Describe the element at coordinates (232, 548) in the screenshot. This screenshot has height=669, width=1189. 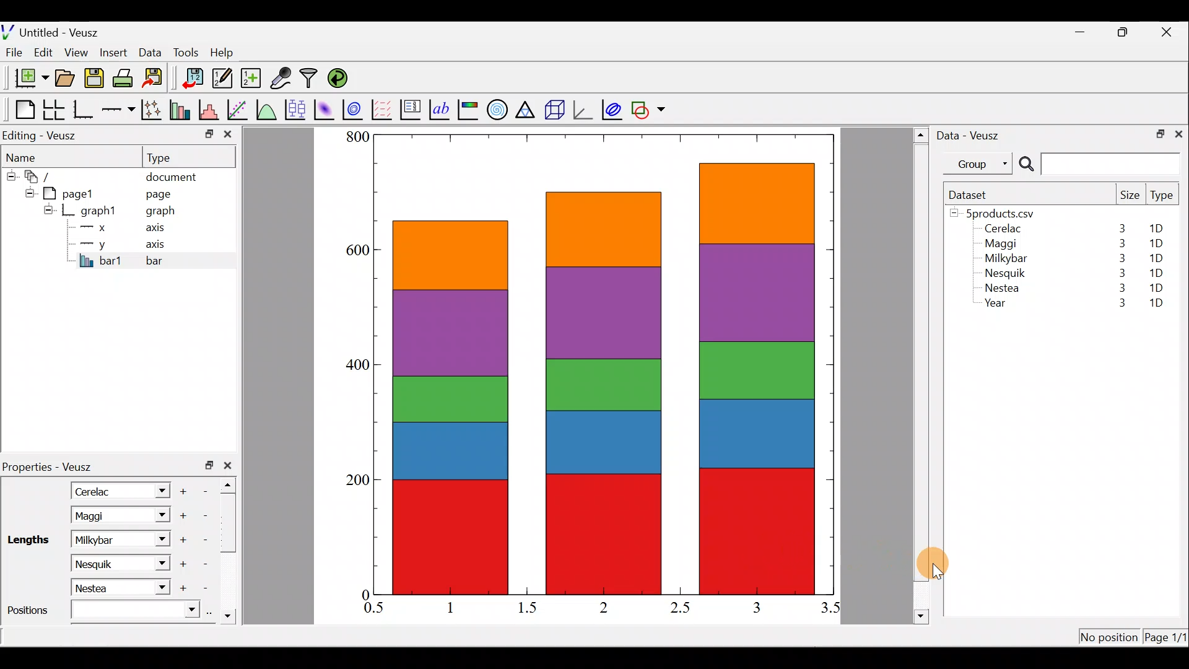
I see `scroll bar` at that location.